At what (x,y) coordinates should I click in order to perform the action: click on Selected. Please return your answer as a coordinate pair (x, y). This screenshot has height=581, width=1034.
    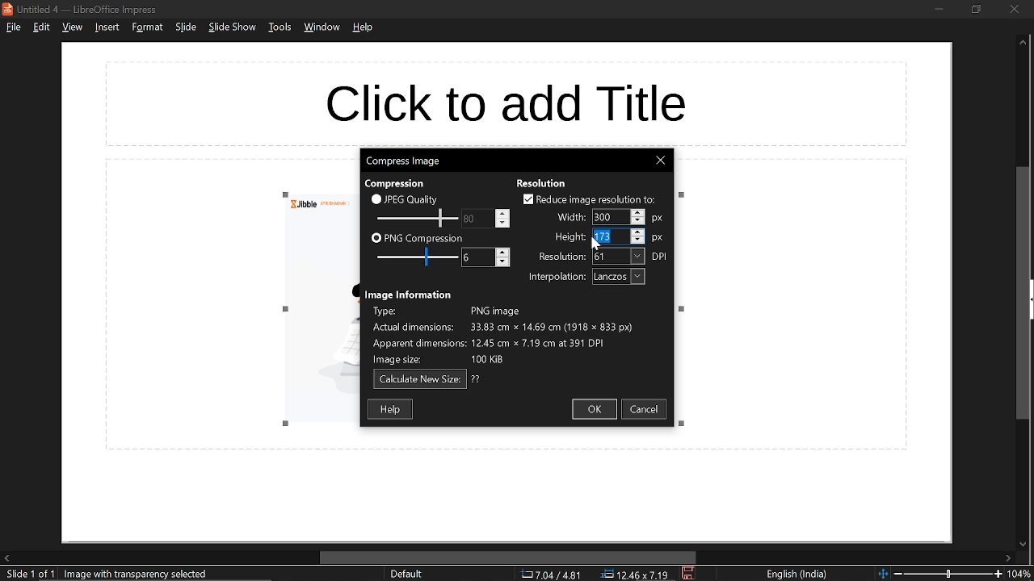
    Looking at the image, I should click on (605, 217).